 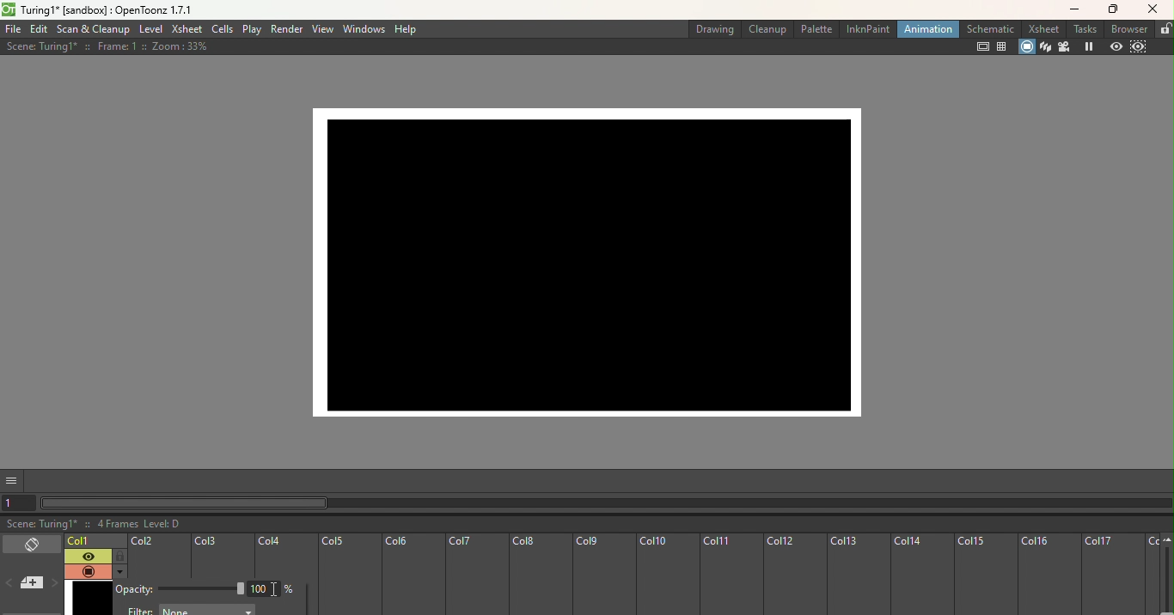 What do you see at coordinates (181, 589) in the screenshot?
I see `Opacity` at bounding box center [181, 589].